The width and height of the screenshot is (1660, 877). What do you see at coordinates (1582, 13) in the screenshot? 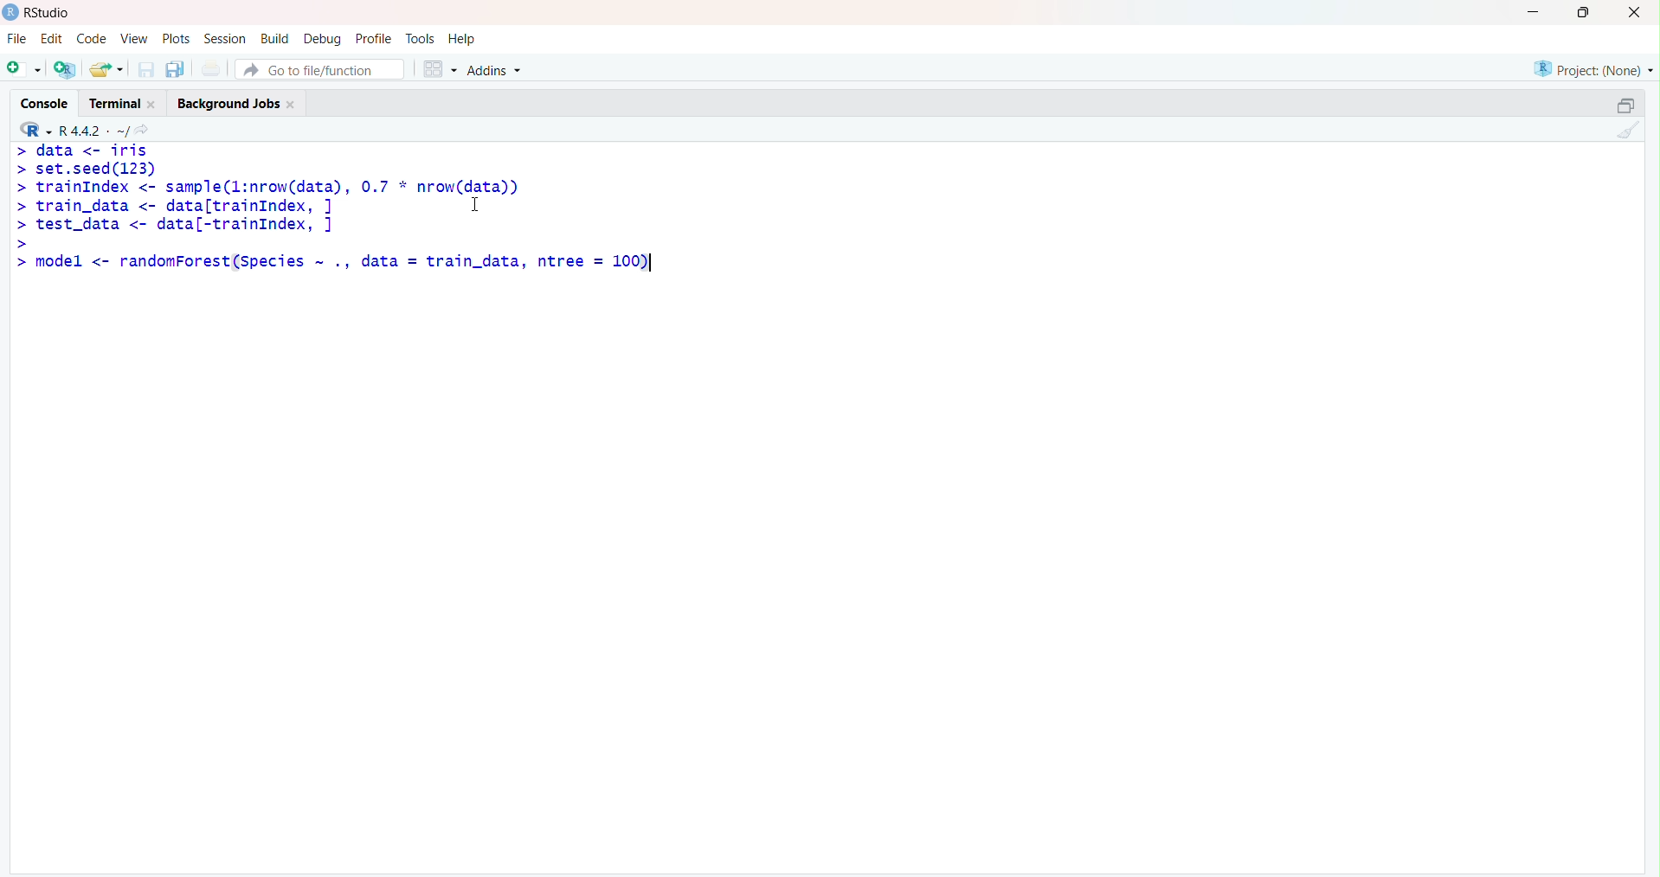
I see `Maximize` at bounding box center [1582, 13].